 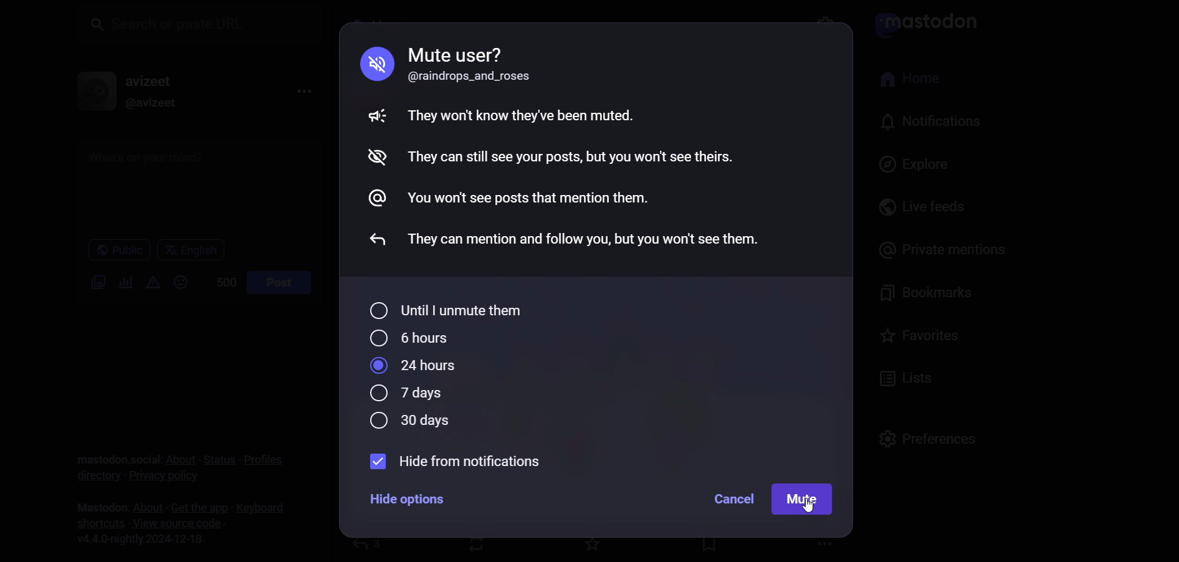 What do you see at coordinates (464, 462) in the screenshot?
I see `hide from notification` at bounding box center [464, 462].